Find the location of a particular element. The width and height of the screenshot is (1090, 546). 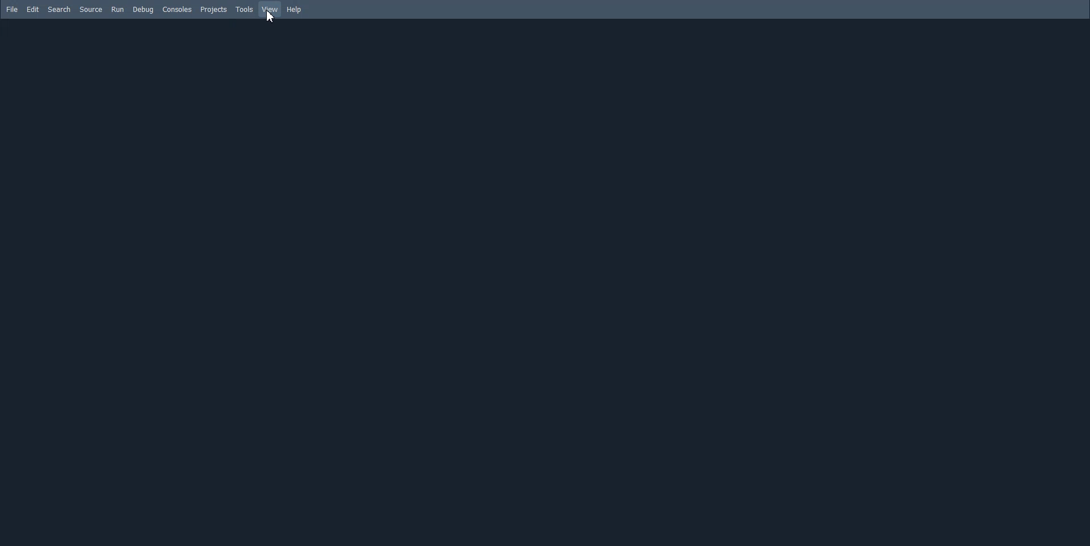

Help is located at coordinates (294, 10).